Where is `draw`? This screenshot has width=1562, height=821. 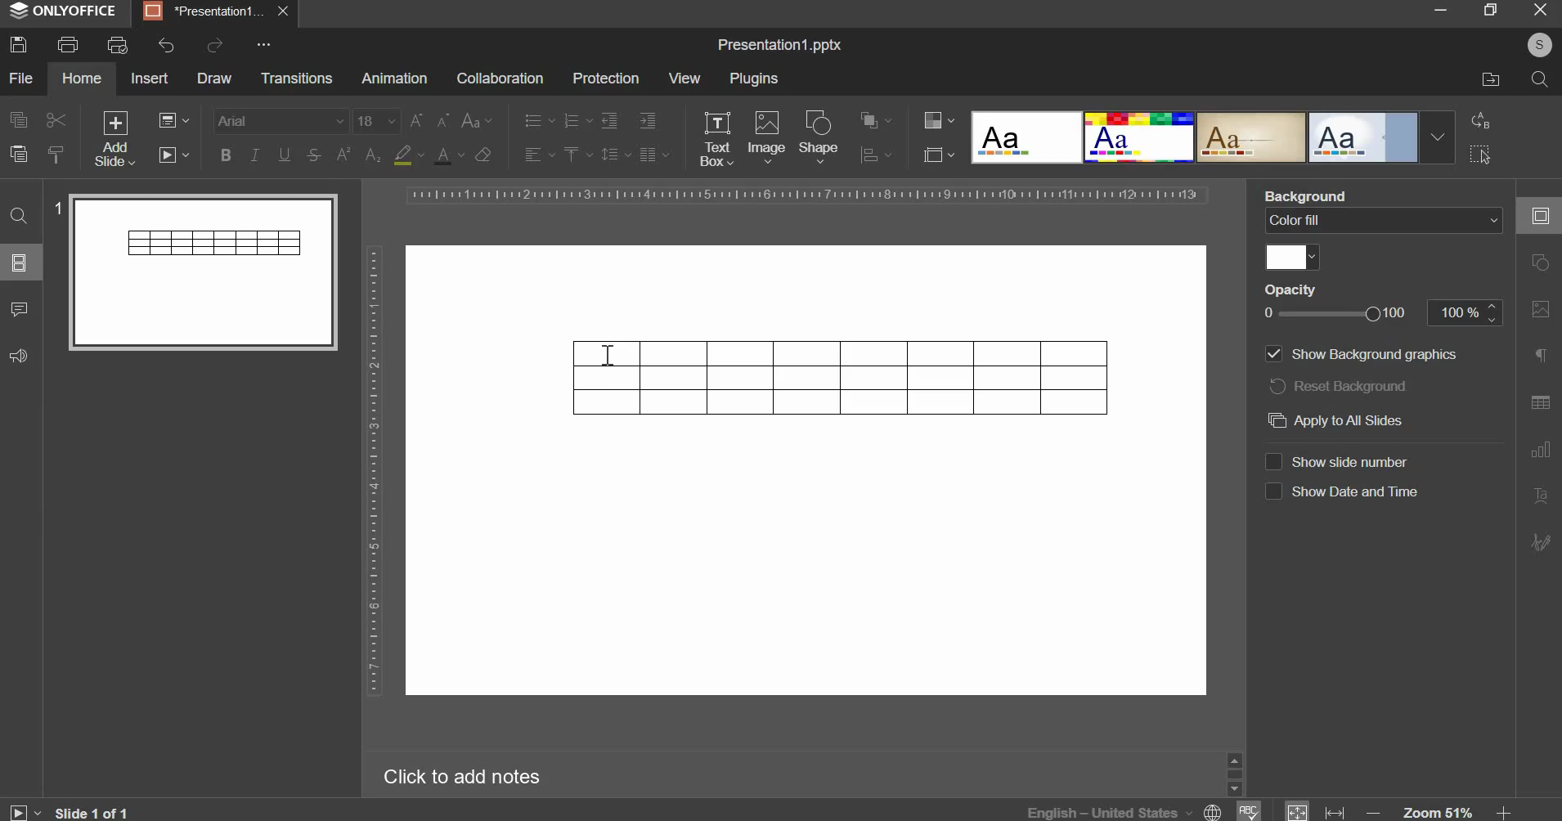
draw is located at coordinates (215, 78).